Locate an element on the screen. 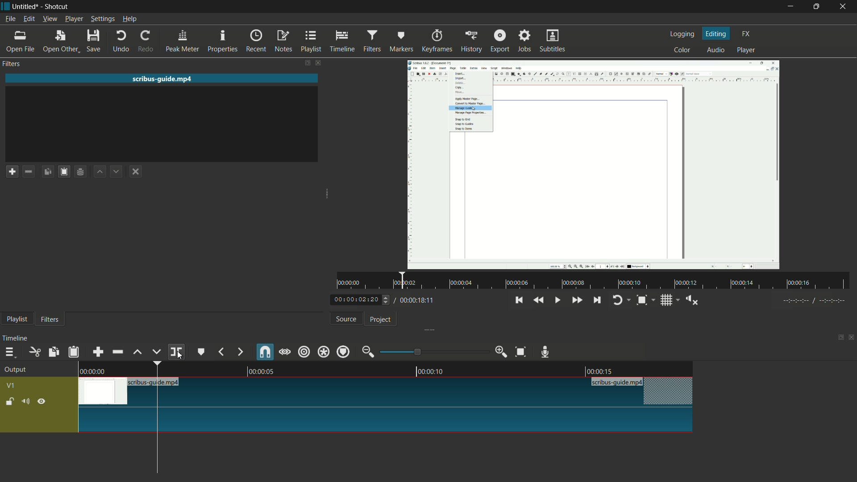 The height and width of the screenshot is (482, 857). player is located at coordinates (746, 50).